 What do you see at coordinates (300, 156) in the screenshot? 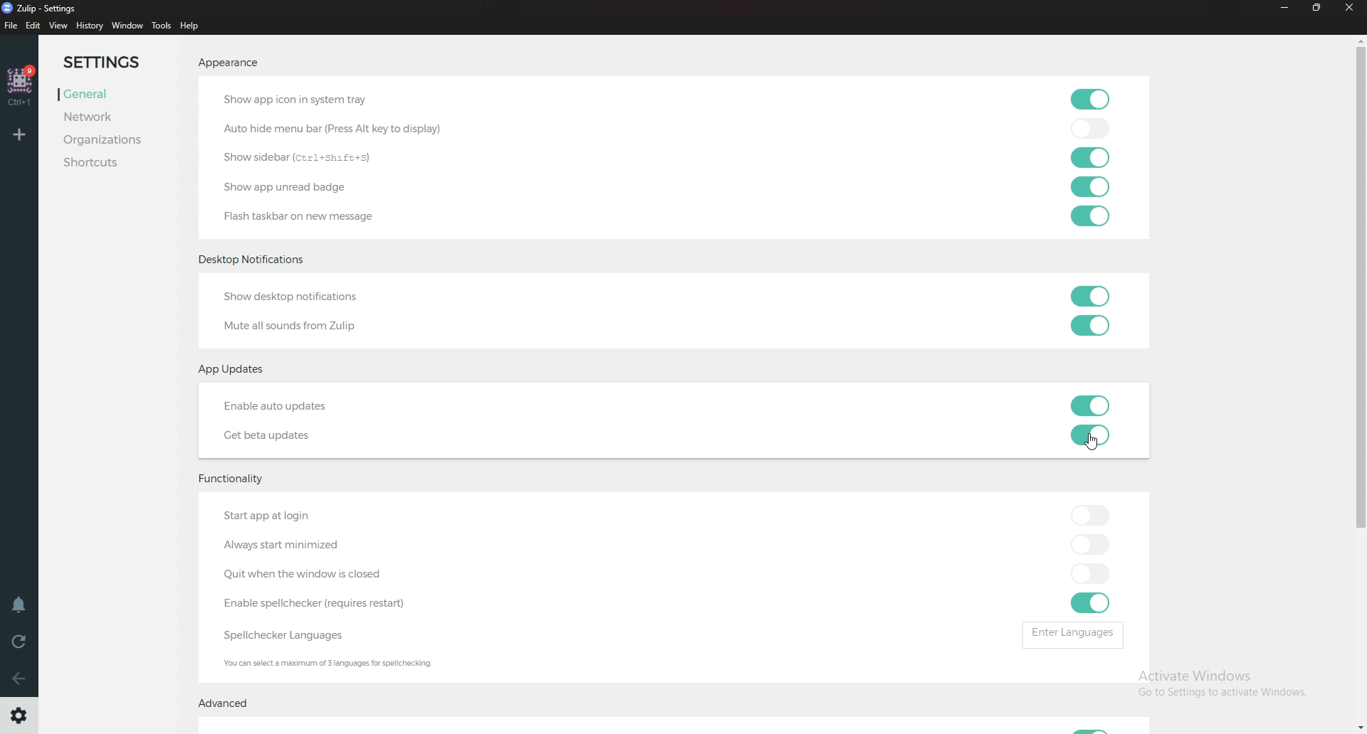
I see `show sidebar` at bounding box center [300, 156].